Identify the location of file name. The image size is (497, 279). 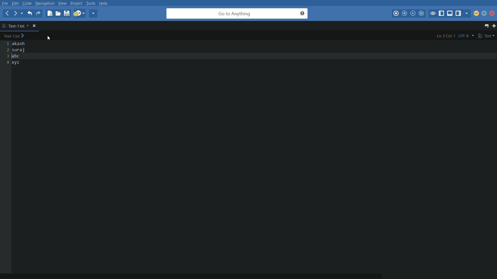
(15, 26).